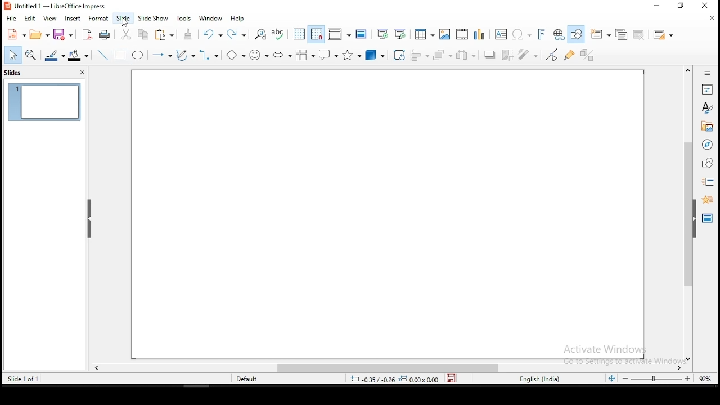  Describe the element at coordinates (372, 379) in the screenshot. I see `-0.35/-0.26` at that location.